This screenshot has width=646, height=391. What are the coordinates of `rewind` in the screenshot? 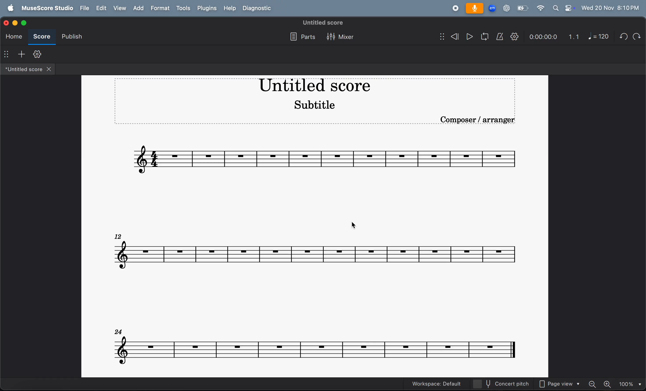 It's located at (454, 36).